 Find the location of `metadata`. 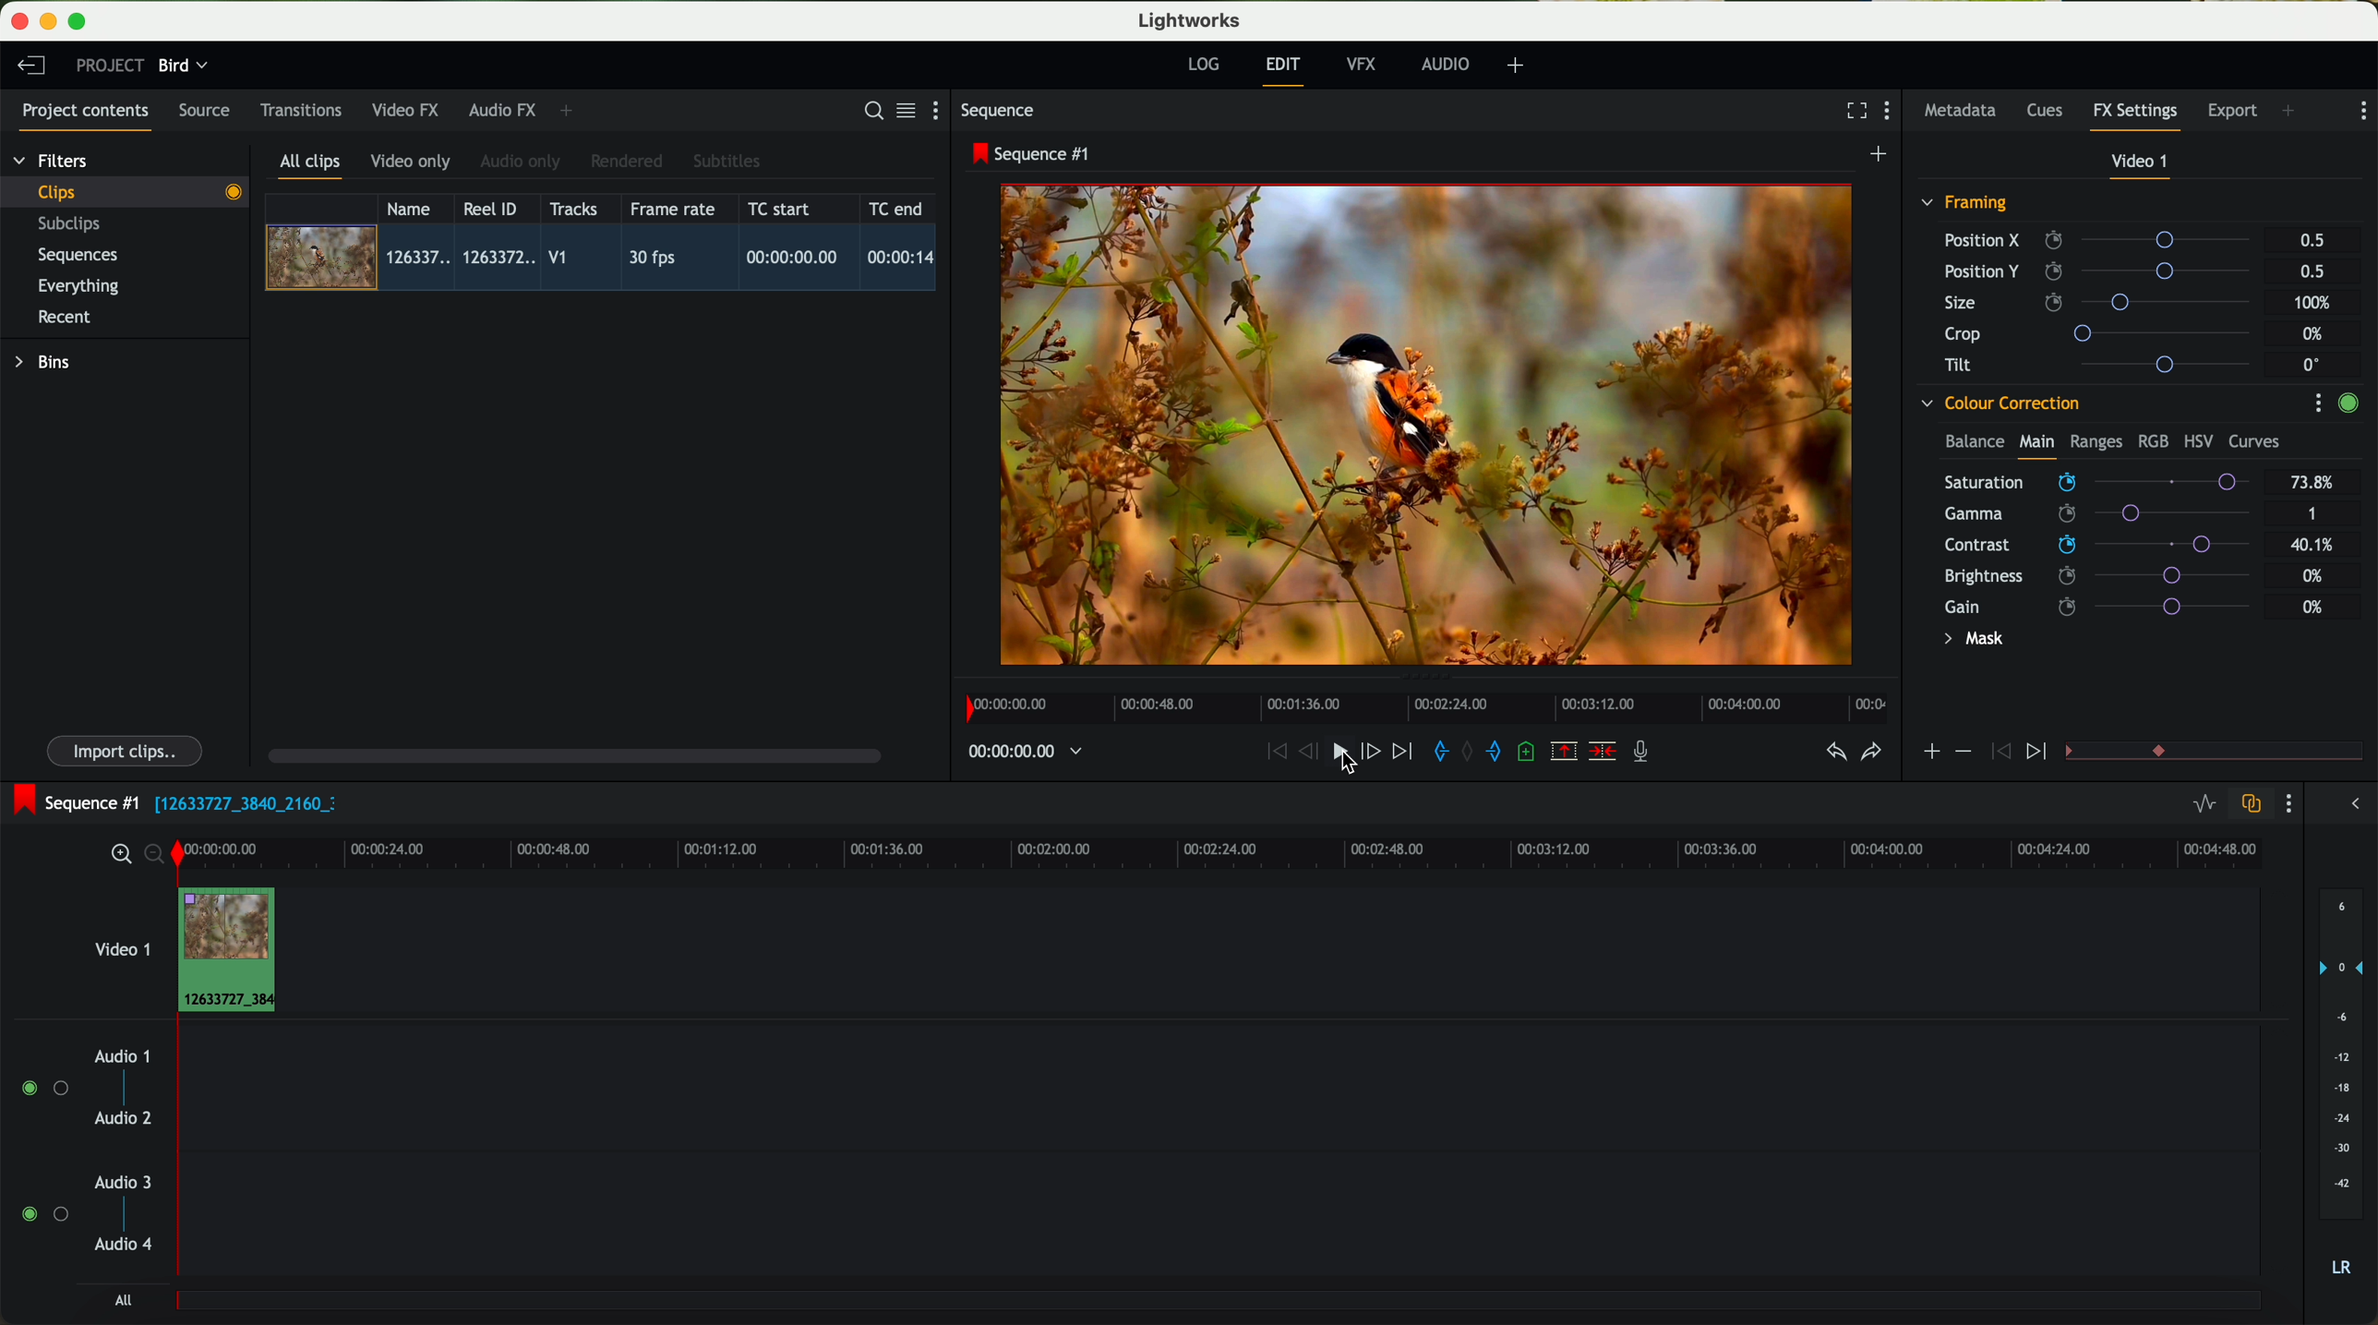

metadata is located at coordinates (1964, 112).